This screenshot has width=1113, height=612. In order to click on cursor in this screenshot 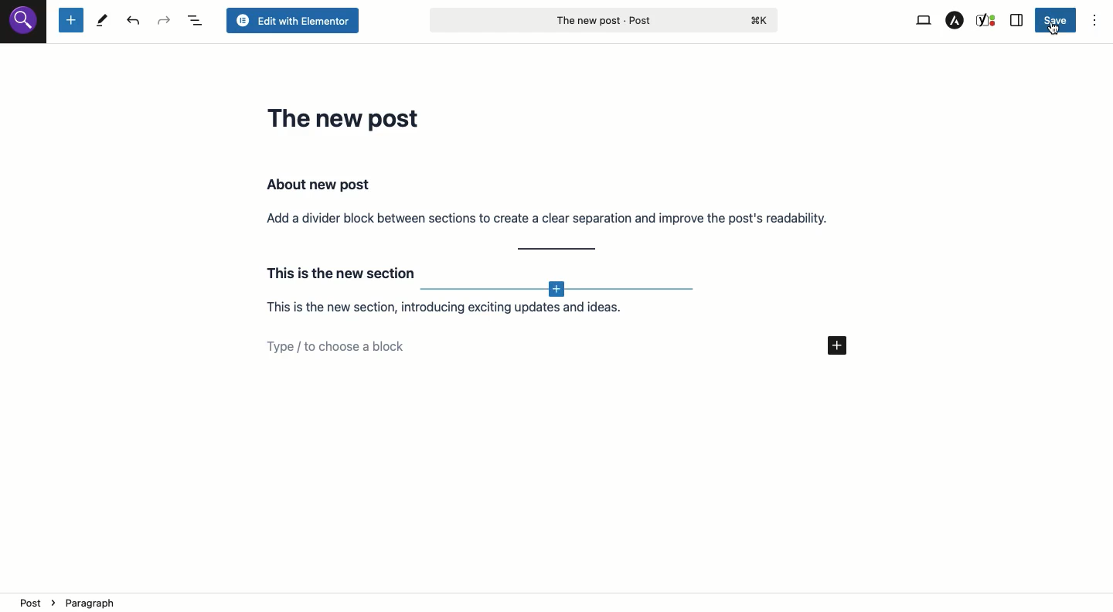, I will do `click(1053, 29)`.